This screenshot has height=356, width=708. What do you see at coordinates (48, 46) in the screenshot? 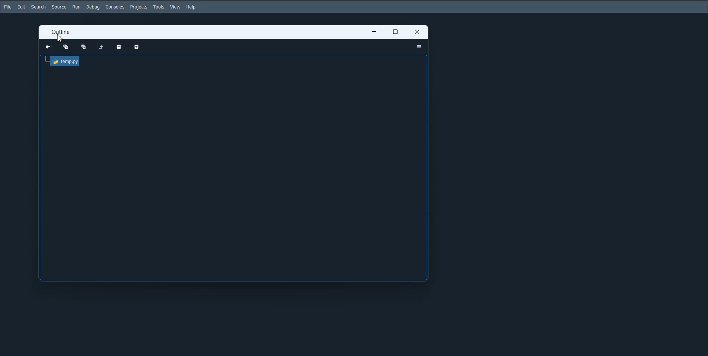
I see `Go to cursor position` at bounding box center [48, 46].